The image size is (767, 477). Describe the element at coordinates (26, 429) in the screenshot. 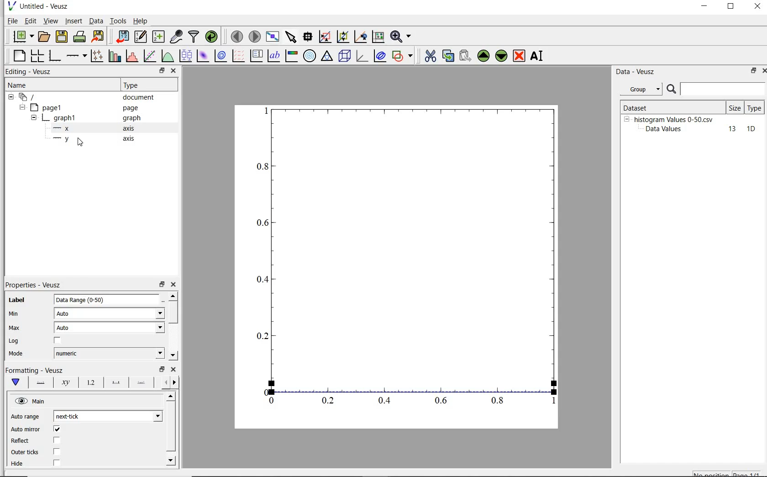

I see `‘Auto mirror` at that location.